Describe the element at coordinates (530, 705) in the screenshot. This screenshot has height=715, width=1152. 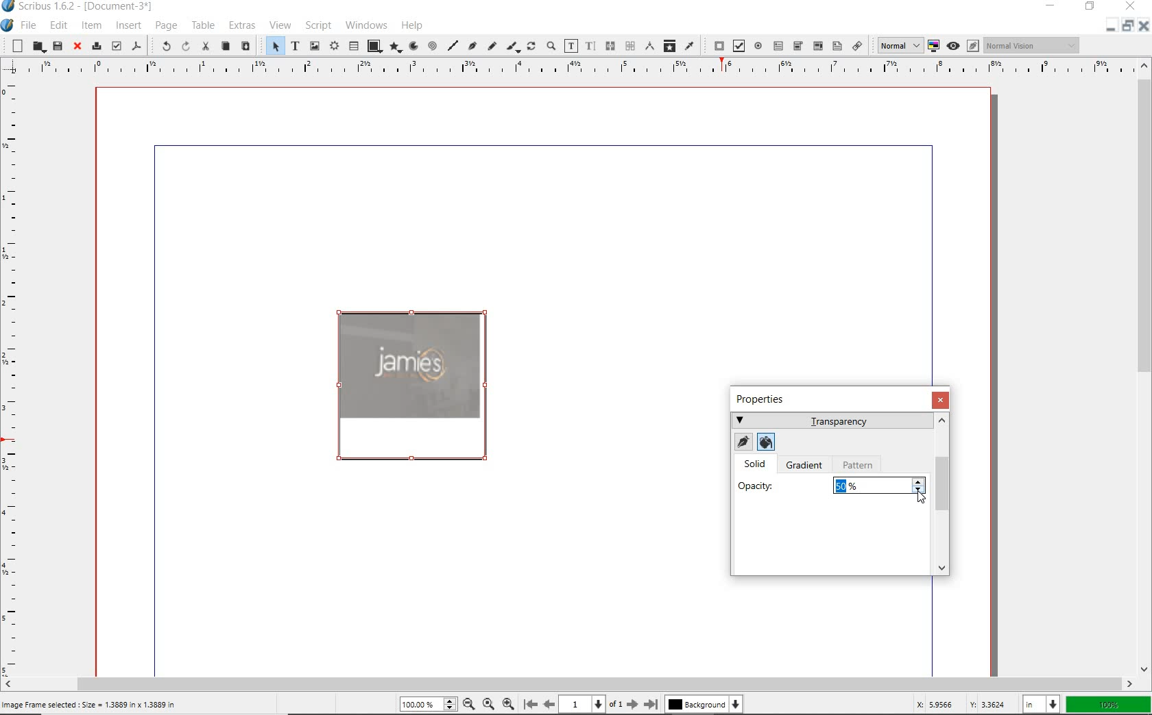
I see `first` at that location.